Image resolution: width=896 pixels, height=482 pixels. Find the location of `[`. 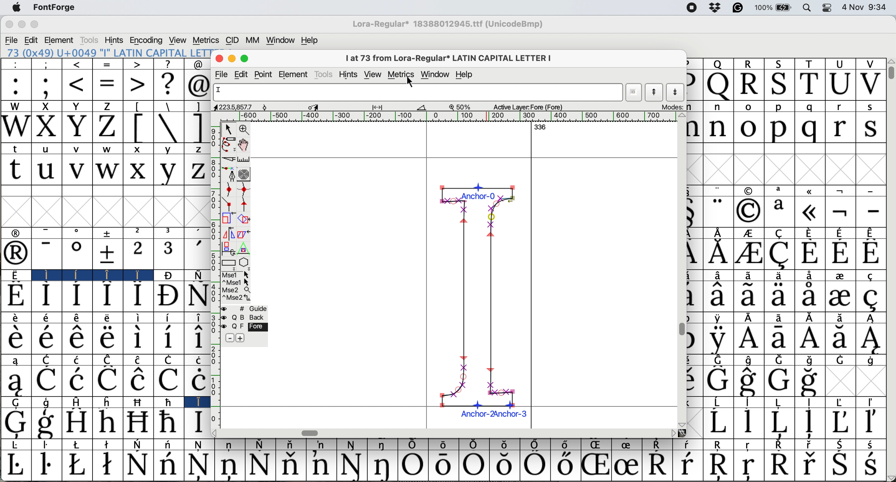

[ is located at coordinates (138, 107).